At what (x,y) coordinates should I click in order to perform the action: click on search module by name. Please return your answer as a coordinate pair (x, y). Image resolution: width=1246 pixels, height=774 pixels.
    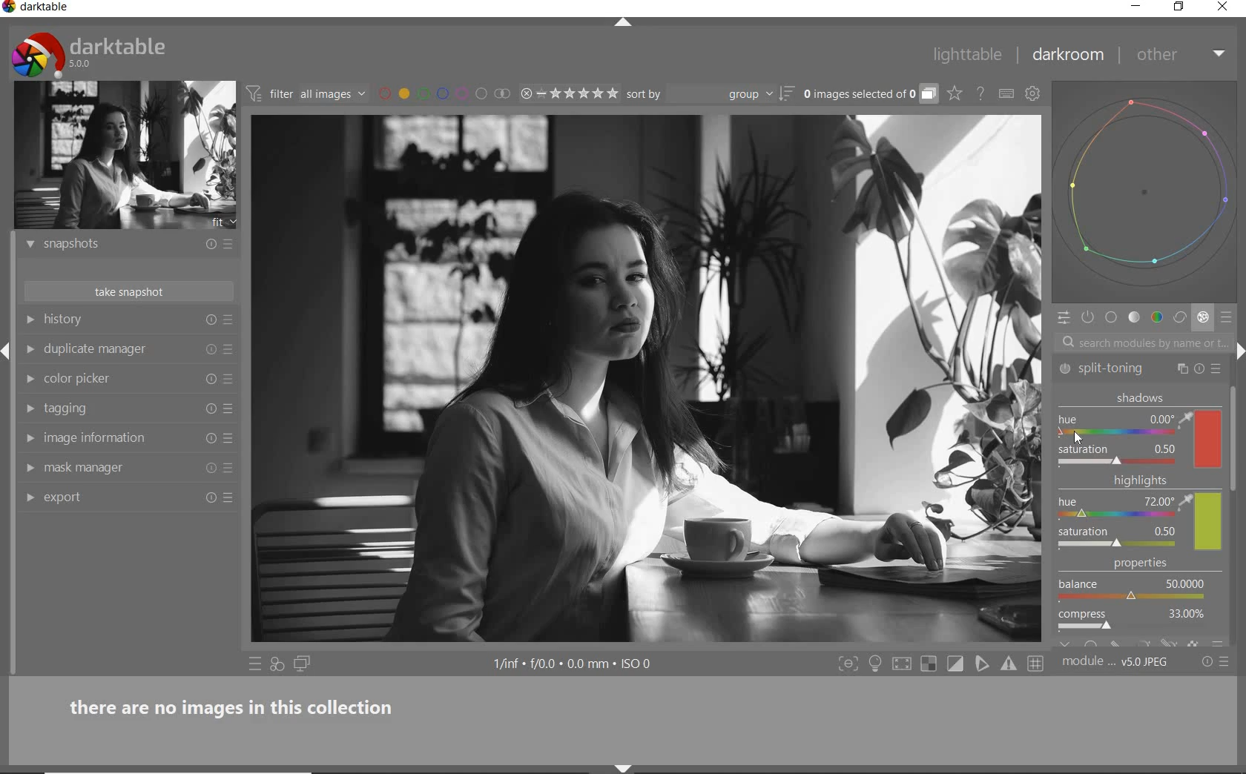
    Looking at the image, I should click on (1141, 342).